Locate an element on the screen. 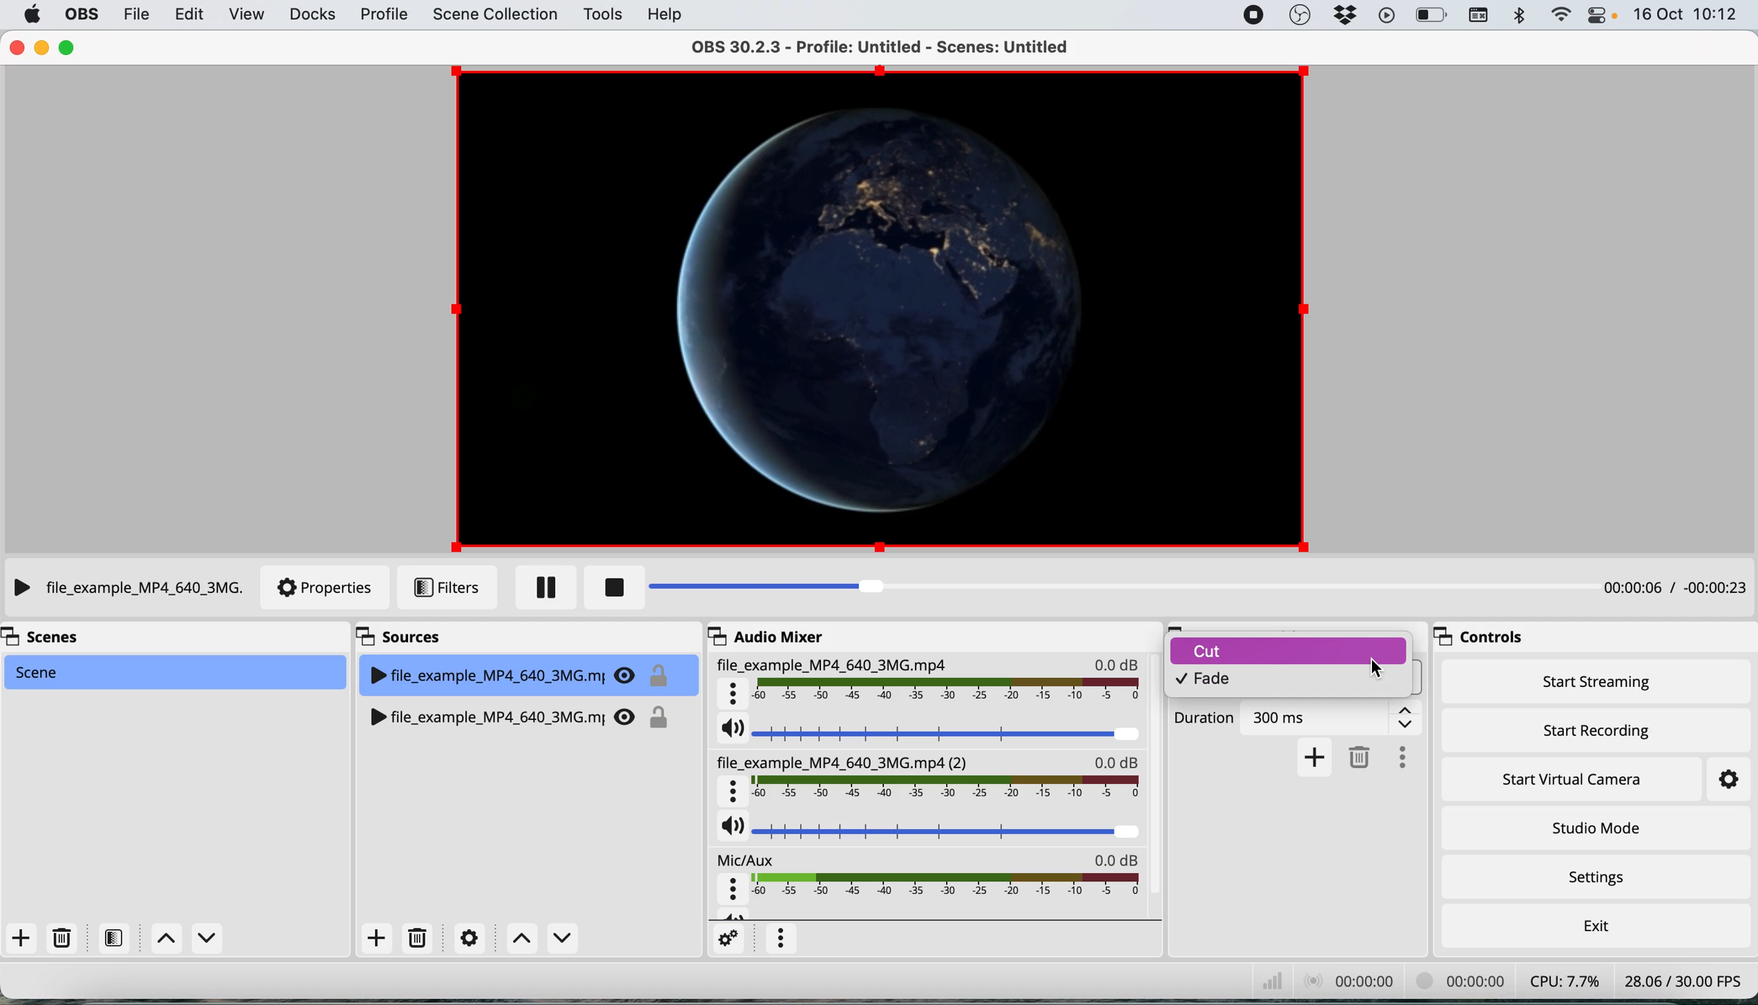 The width and height of the screenshot is (1758, 1005). view is located at coordinates (248, 16).